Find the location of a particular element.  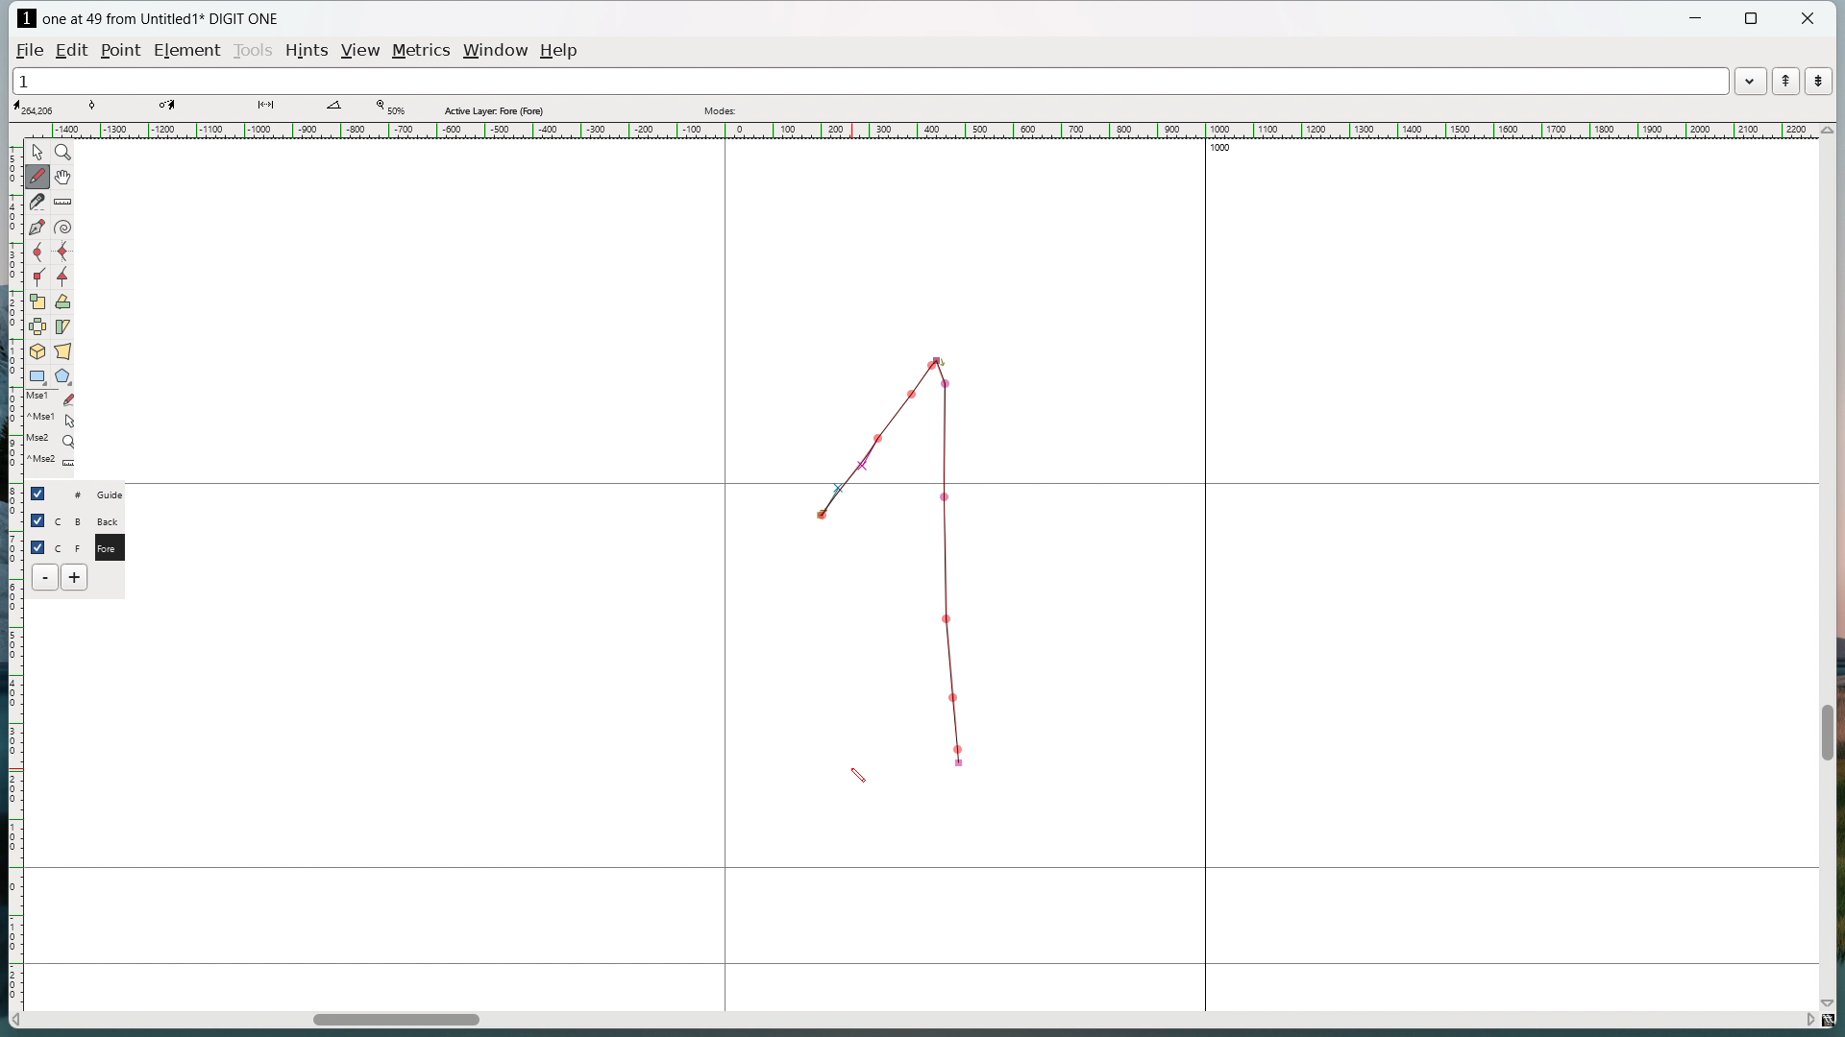

horizontal scrollbar is located at coordinates (396, 1023).